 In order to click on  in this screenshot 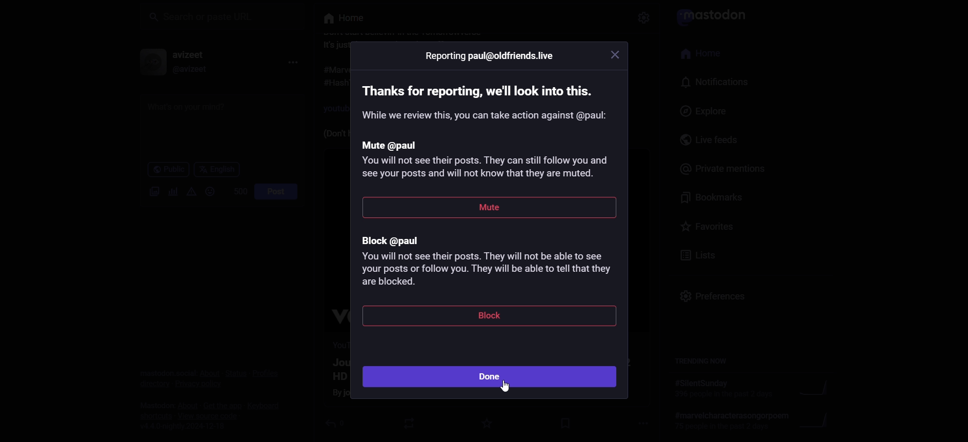, I will do `click(484, 115)`.